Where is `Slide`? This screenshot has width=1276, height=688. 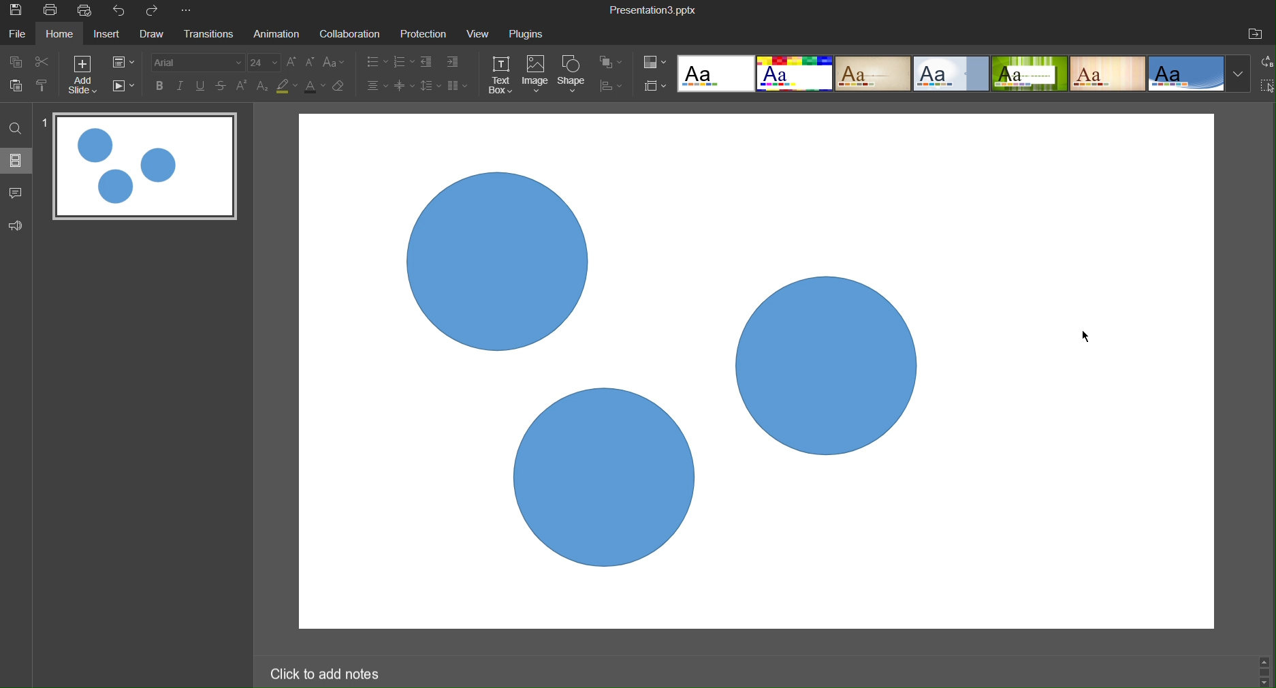
Slide is located at coordinates (16, 163).